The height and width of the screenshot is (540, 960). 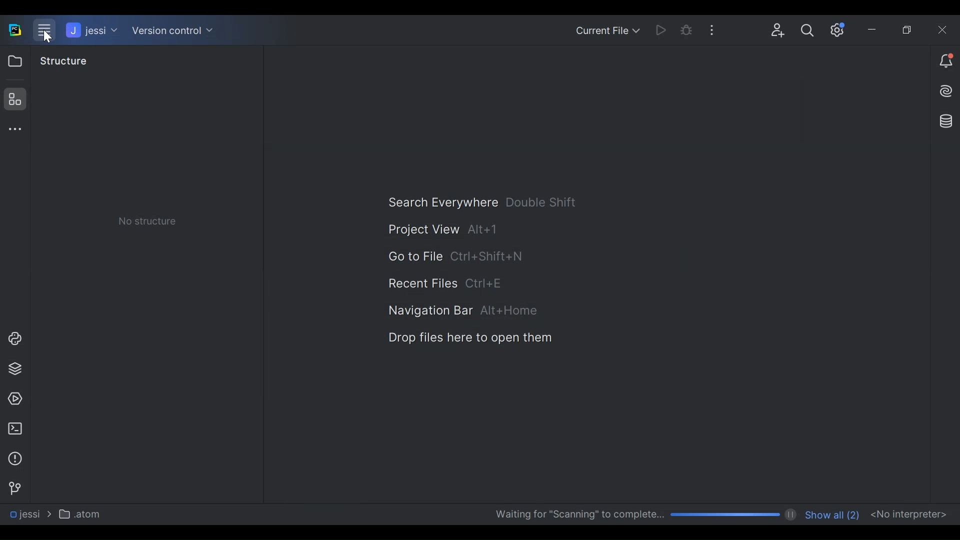 I want to click on AI Assistant, so click(x=945, y=91).